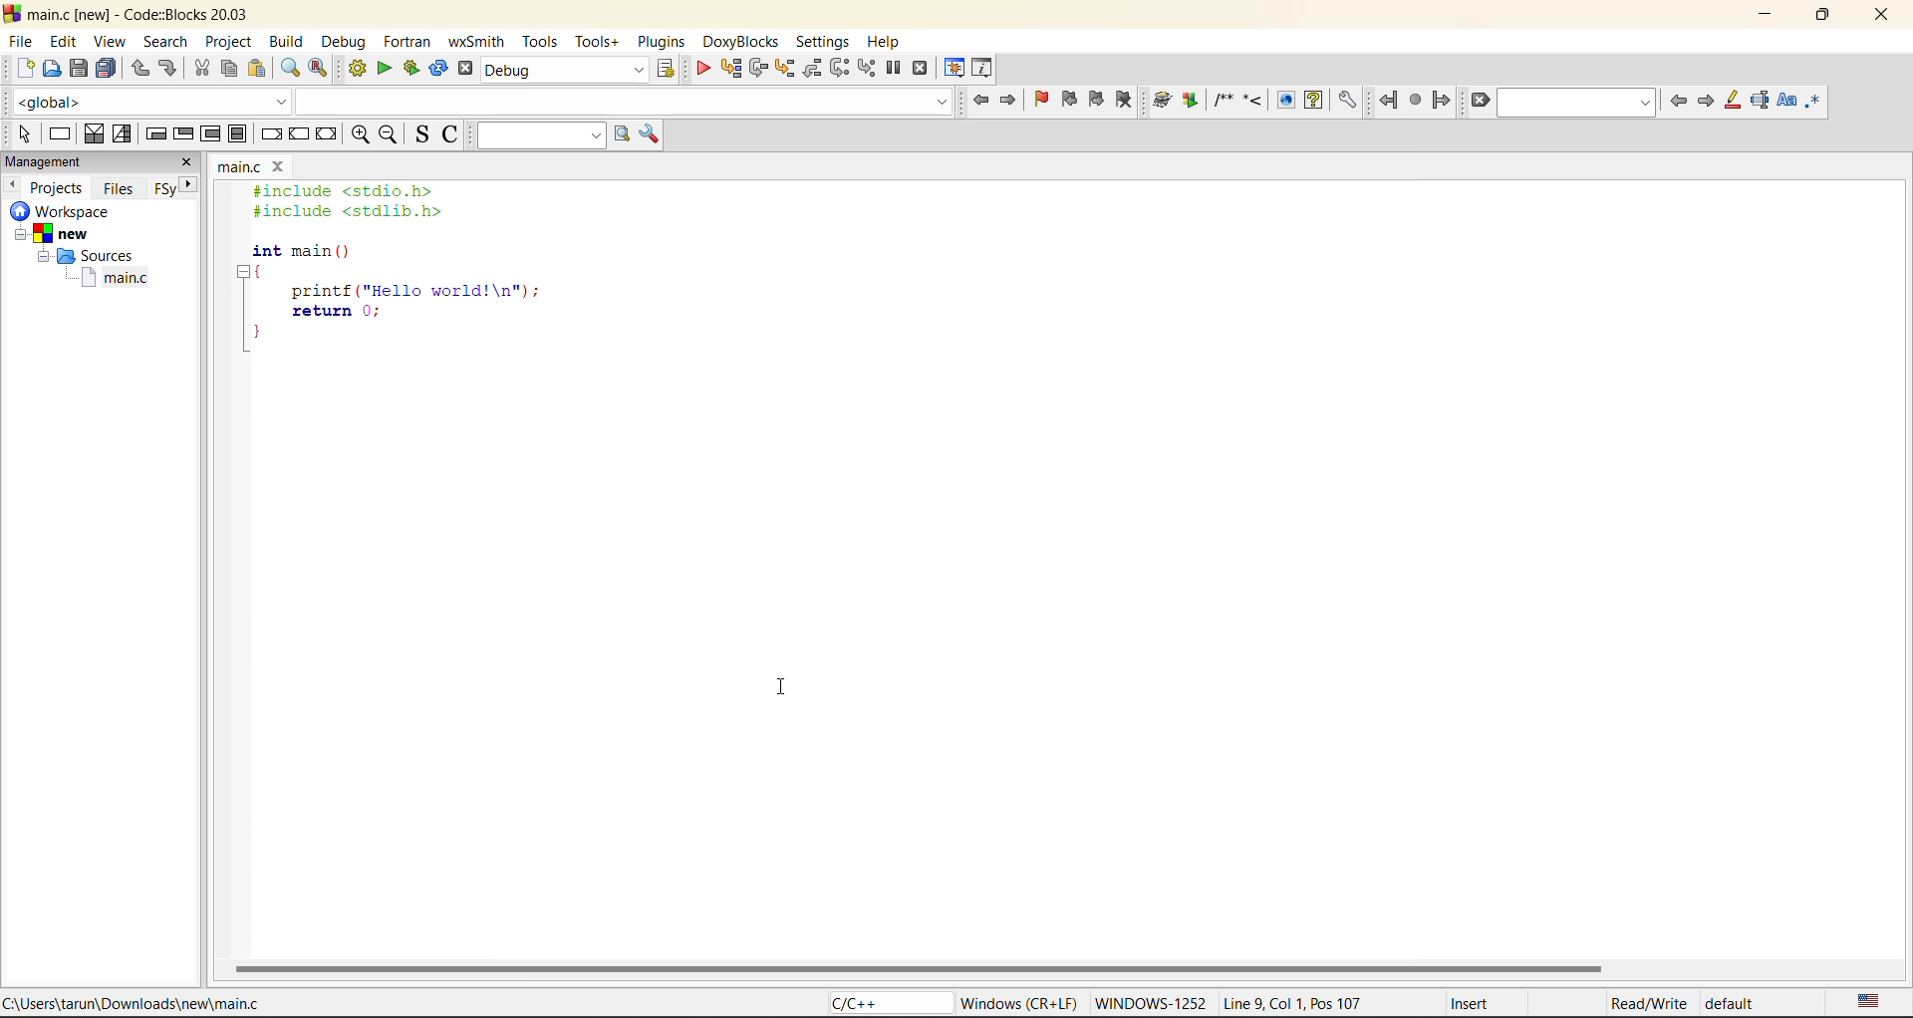  What do you see at coordinates (840, 69) in the screenshot?
I see `next instruction` at bounding box center [840, 69].